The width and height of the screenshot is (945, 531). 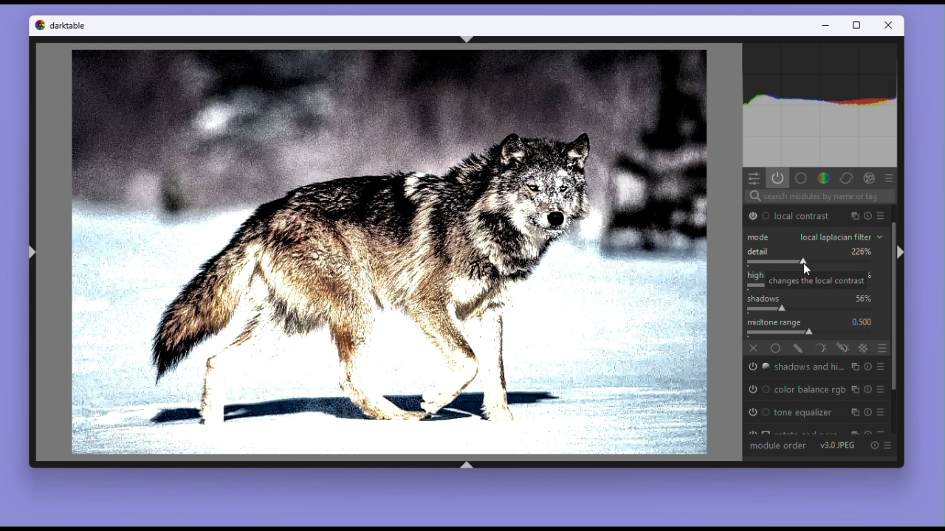 I want to click on 'tone equalizer' is switched on, so click(x=760, y=413).